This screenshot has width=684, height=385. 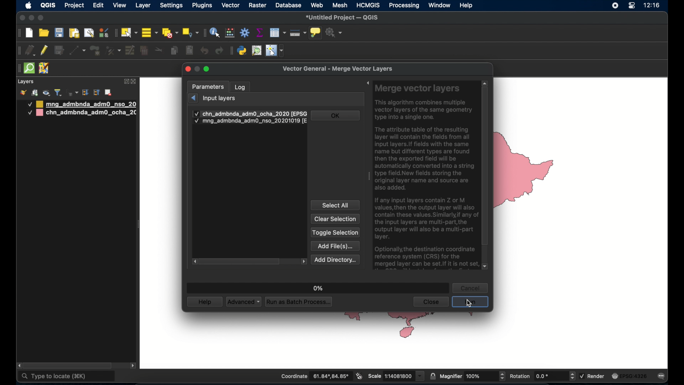 I want to click on screen recorder icon, so click(x=614, y=6).